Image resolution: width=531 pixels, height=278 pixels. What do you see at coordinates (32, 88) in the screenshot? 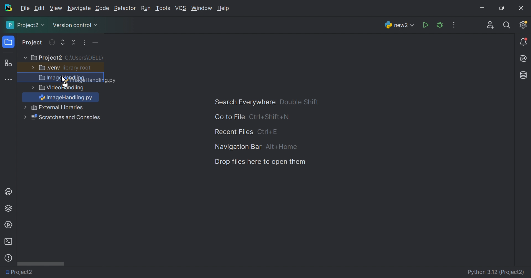
I see `more` at bounding box center [32, 88].